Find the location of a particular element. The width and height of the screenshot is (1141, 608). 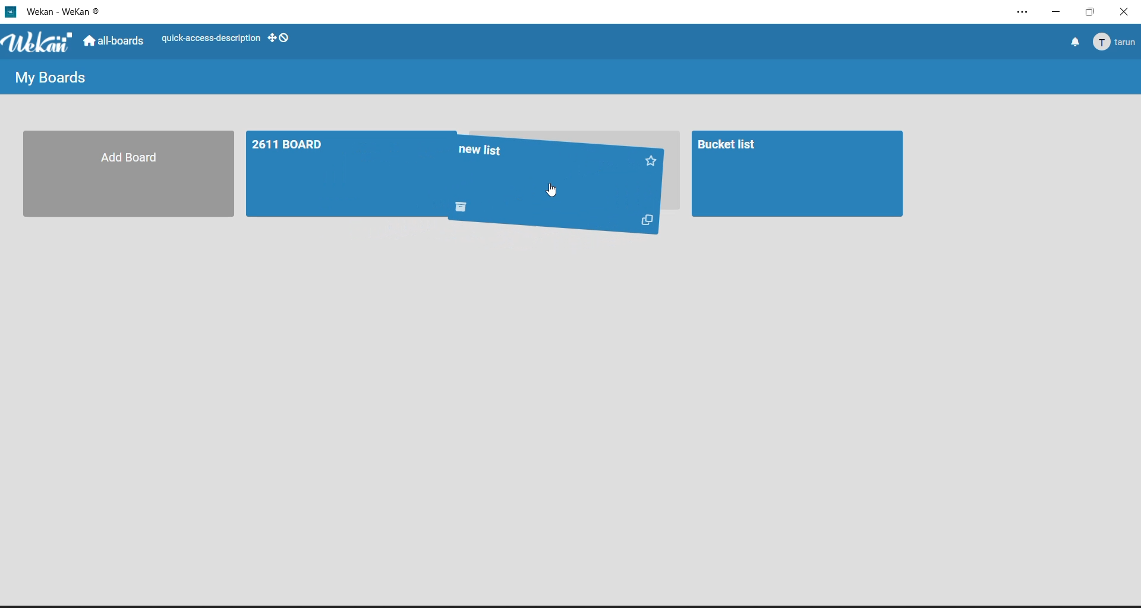

2611 BOARD is located at coordinates (345, 172).